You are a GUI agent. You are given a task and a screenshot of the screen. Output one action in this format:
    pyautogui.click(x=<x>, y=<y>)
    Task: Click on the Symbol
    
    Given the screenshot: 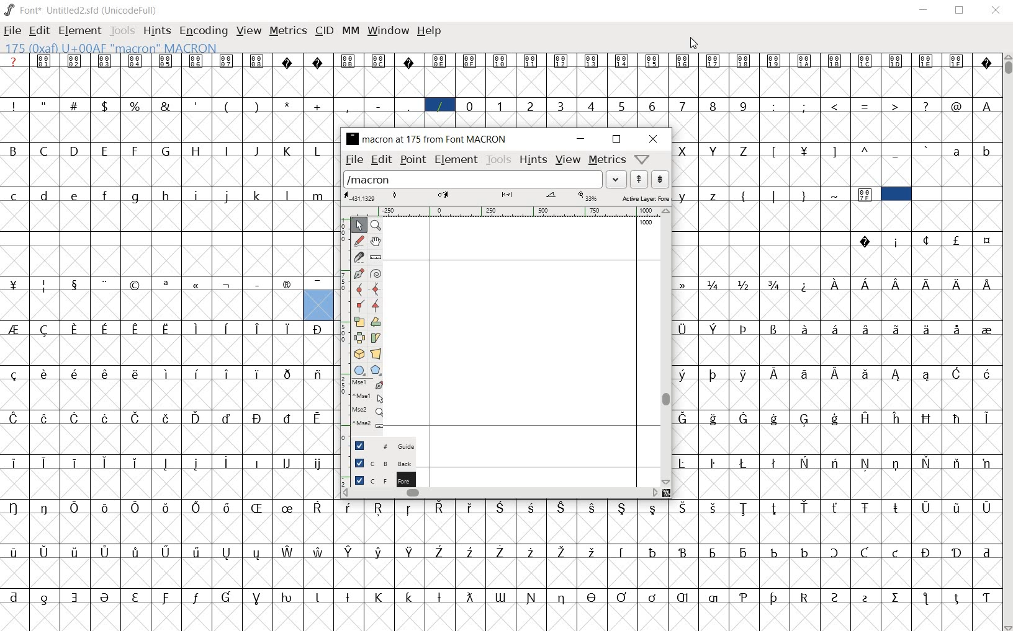 What is the action you would take?
    pyautogui.click(x=408, y=61)
    